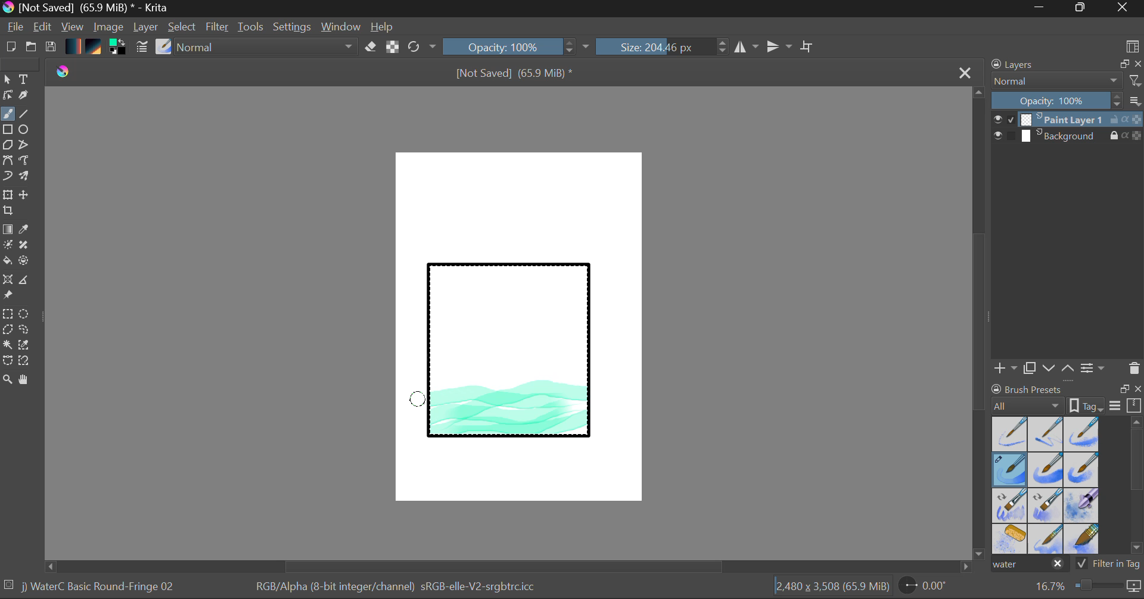  I want to click on Color Information, so click(394, 588).